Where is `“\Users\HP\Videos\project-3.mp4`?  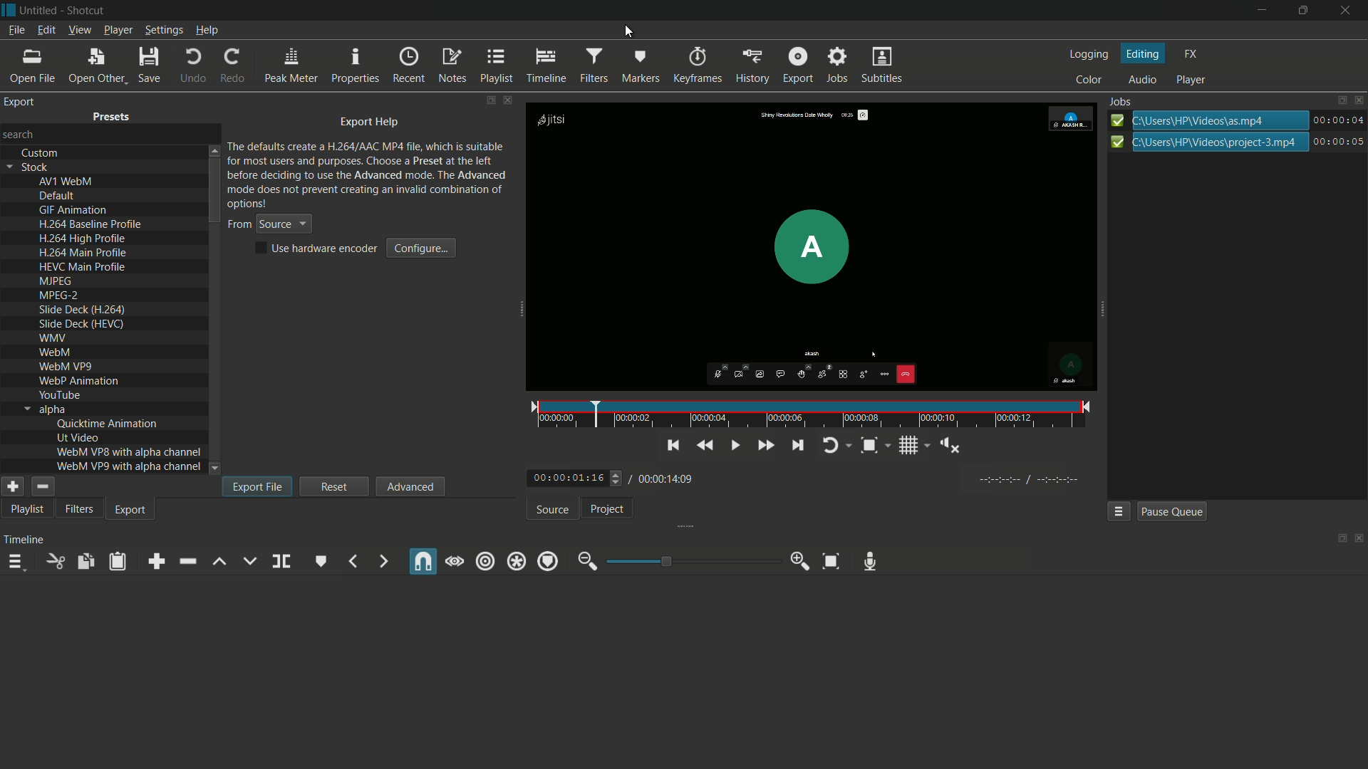
“\Users\HP\Videos\project-3.mp4 is located at coordinates (1235, 145).